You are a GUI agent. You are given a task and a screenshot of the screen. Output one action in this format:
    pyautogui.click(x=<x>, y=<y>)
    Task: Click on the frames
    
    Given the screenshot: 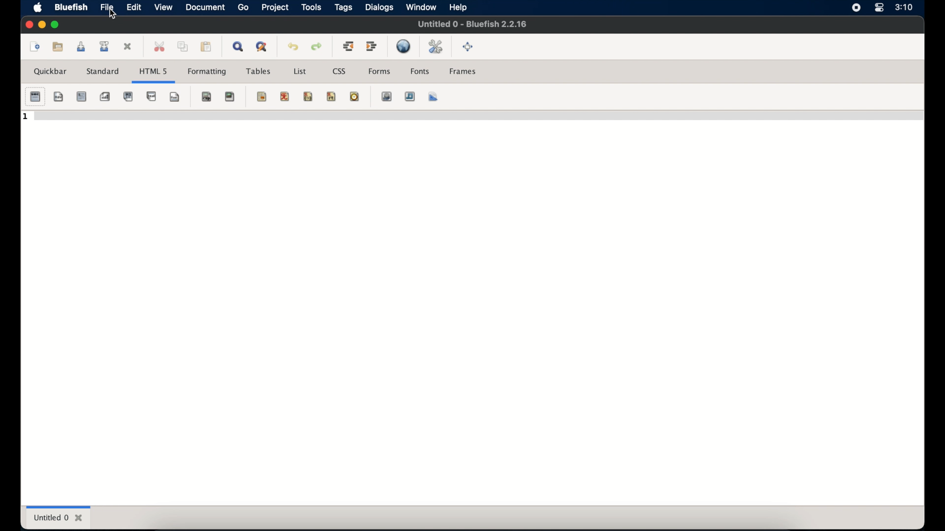 What is the action you would take?
    pyautogui.click(x=464, y=71)
    